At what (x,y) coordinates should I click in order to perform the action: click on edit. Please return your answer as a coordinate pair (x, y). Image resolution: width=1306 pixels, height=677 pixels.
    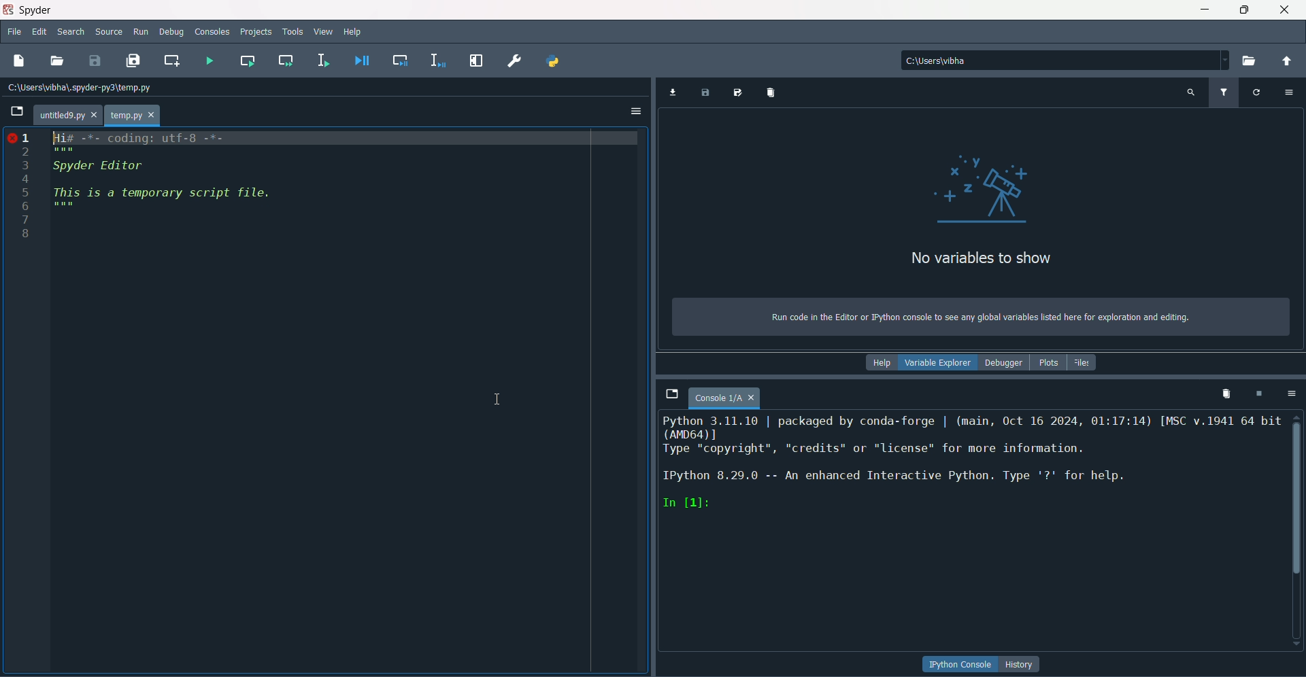
    Looking at the image, I should click on (41, 33).